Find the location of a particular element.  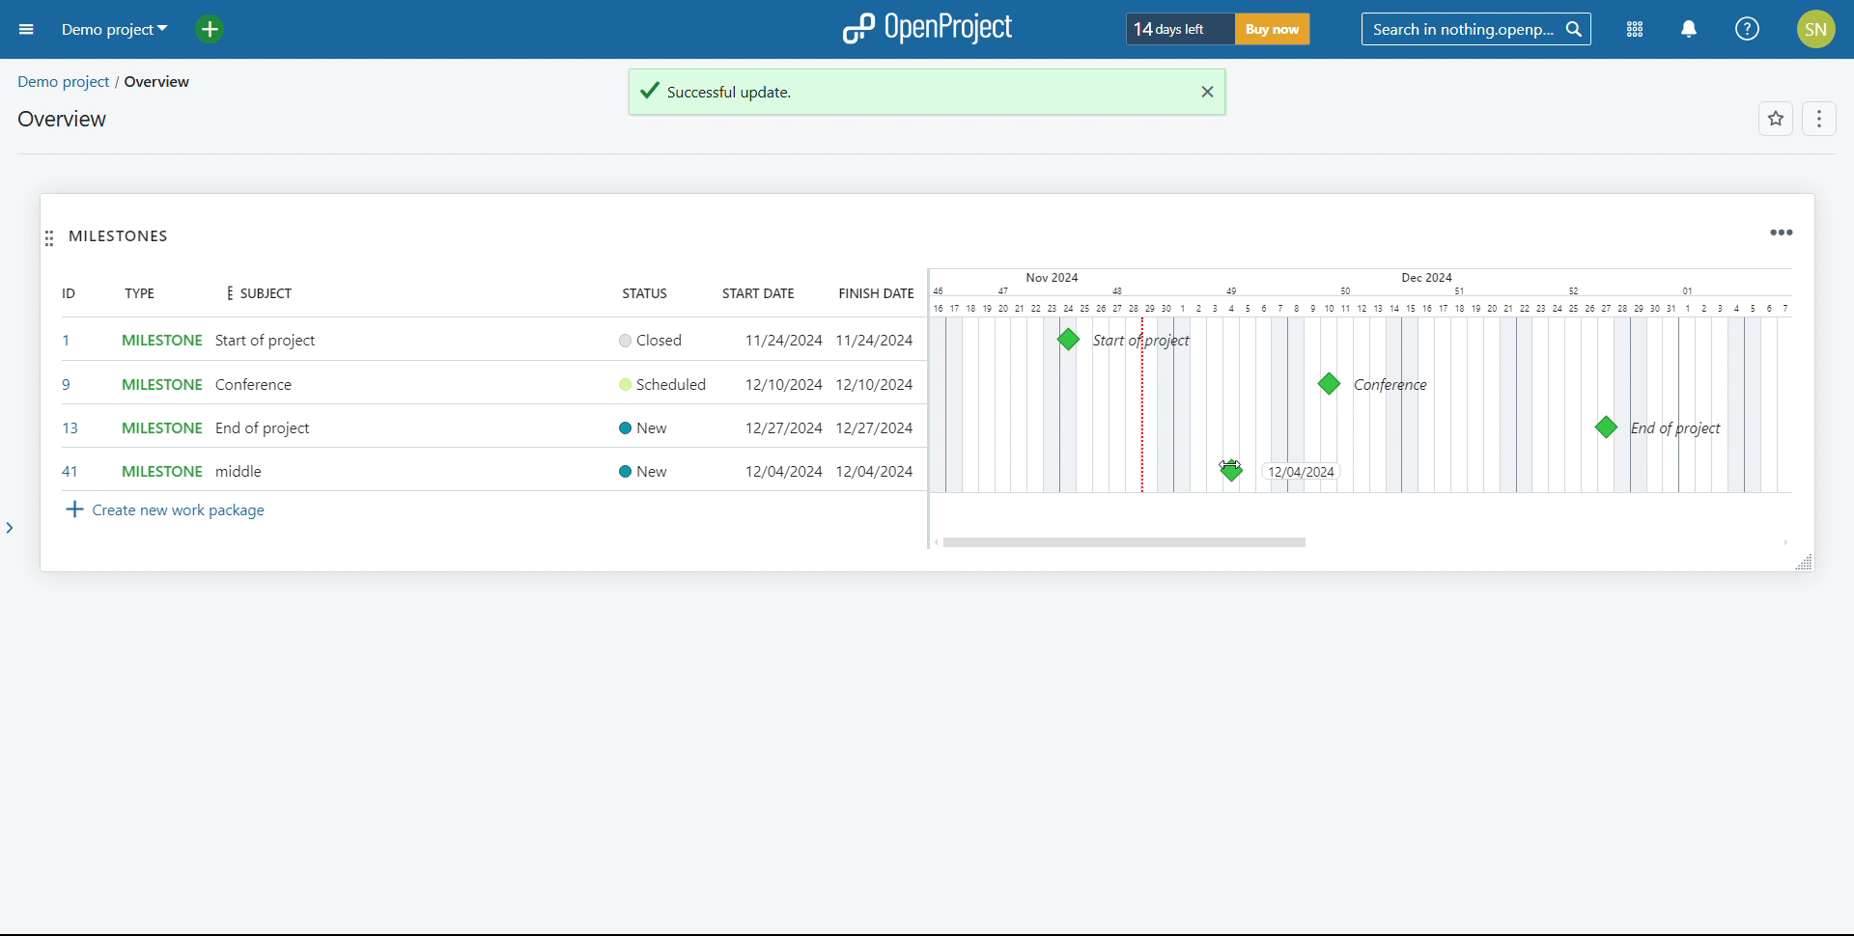

finish date is located at coordinates (873, 384).